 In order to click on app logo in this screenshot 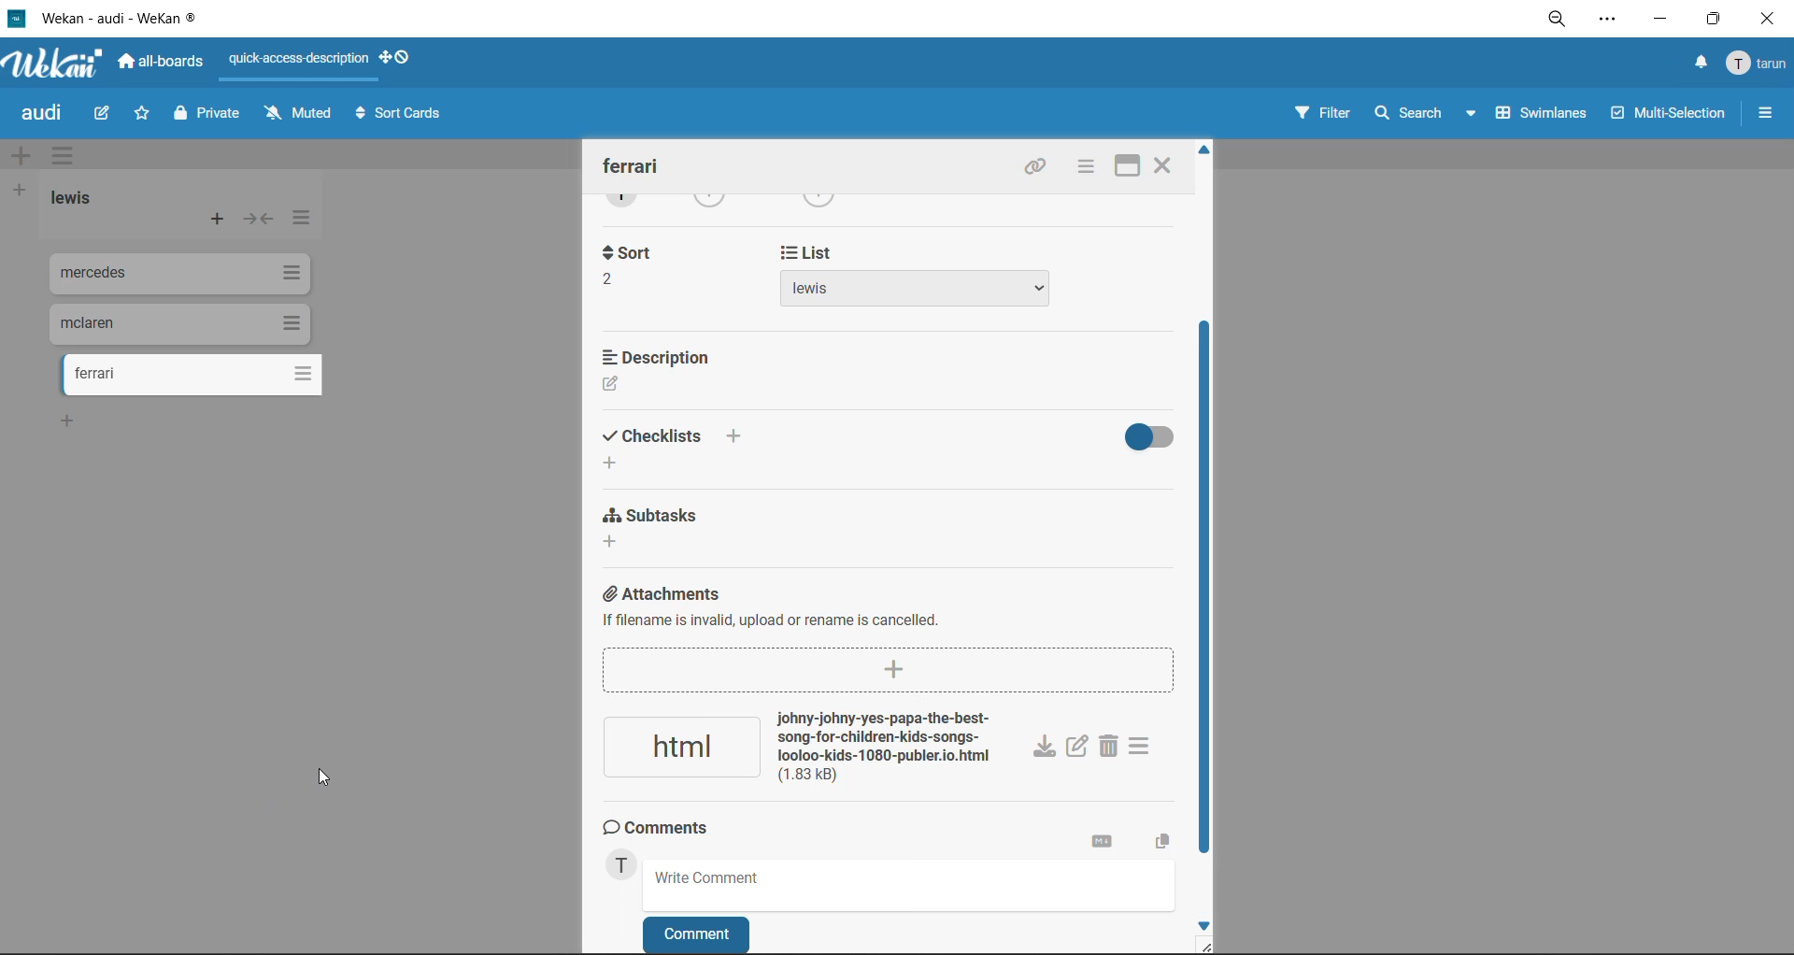, I will do `click(63, 64)`.